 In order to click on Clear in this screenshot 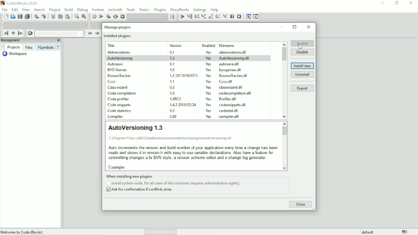, I will do `click(30, 33)`.